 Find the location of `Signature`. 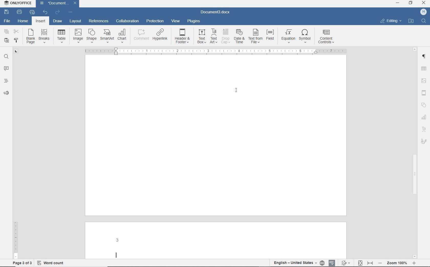

Signature is located at coordinates (423, 143).